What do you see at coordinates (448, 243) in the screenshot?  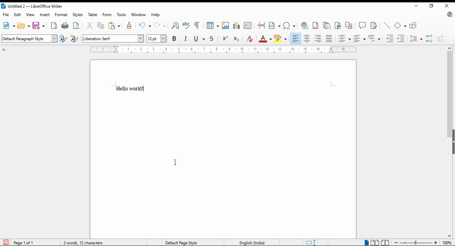 I see `zoom factor` at bounding box center [448, 243].